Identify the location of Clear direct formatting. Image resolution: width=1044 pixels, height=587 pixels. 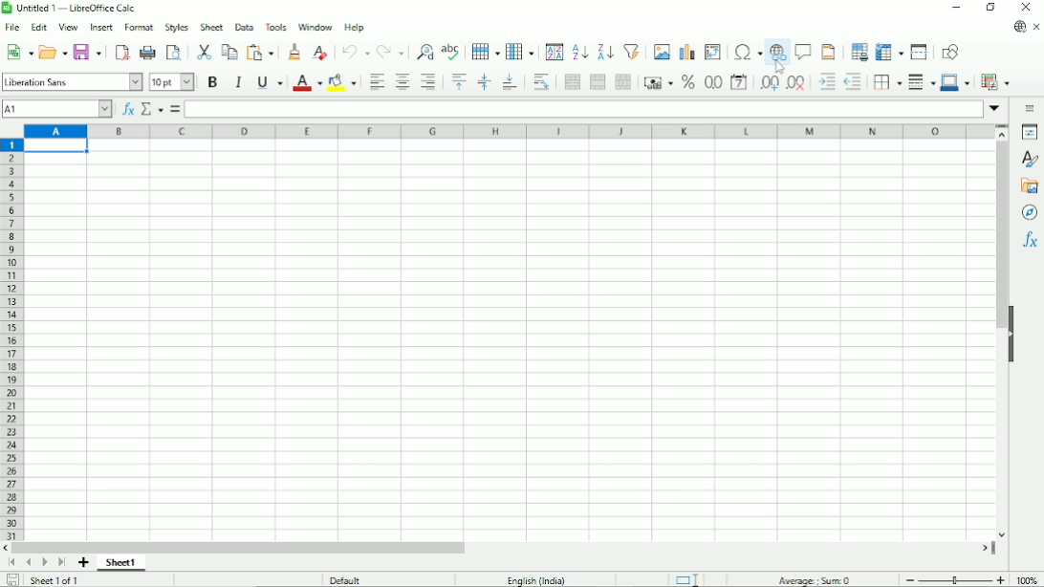
(319, 53).